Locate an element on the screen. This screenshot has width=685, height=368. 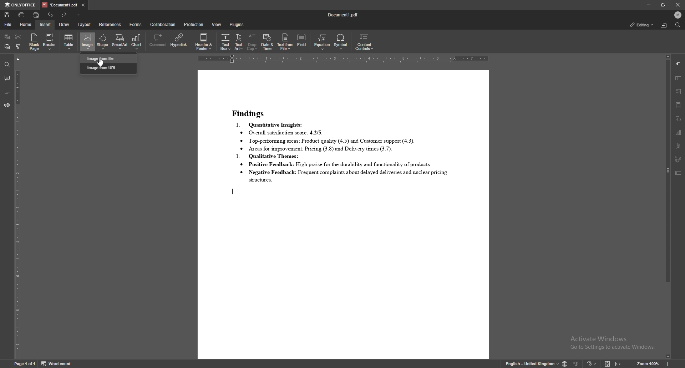
hyperlink is located at coordinates (178, 41).